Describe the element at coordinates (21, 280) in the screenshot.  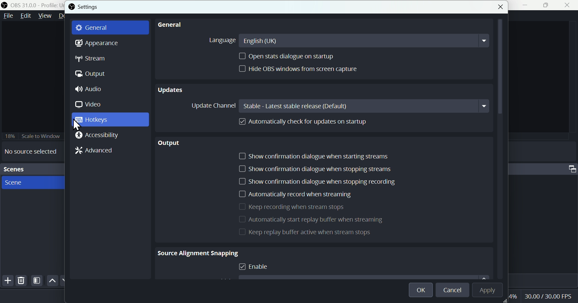
I see `Delete` at that location.